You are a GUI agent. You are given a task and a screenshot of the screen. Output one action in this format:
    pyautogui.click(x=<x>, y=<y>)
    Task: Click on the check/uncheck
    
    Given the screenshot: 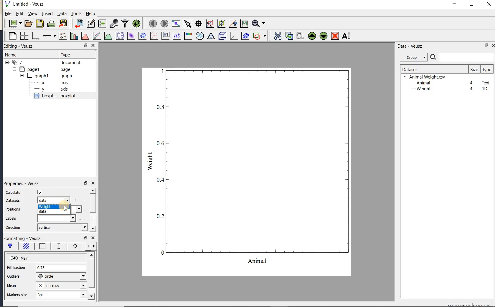 What is the action you would take?
    pyautogui.click(x=40, y=192)
    